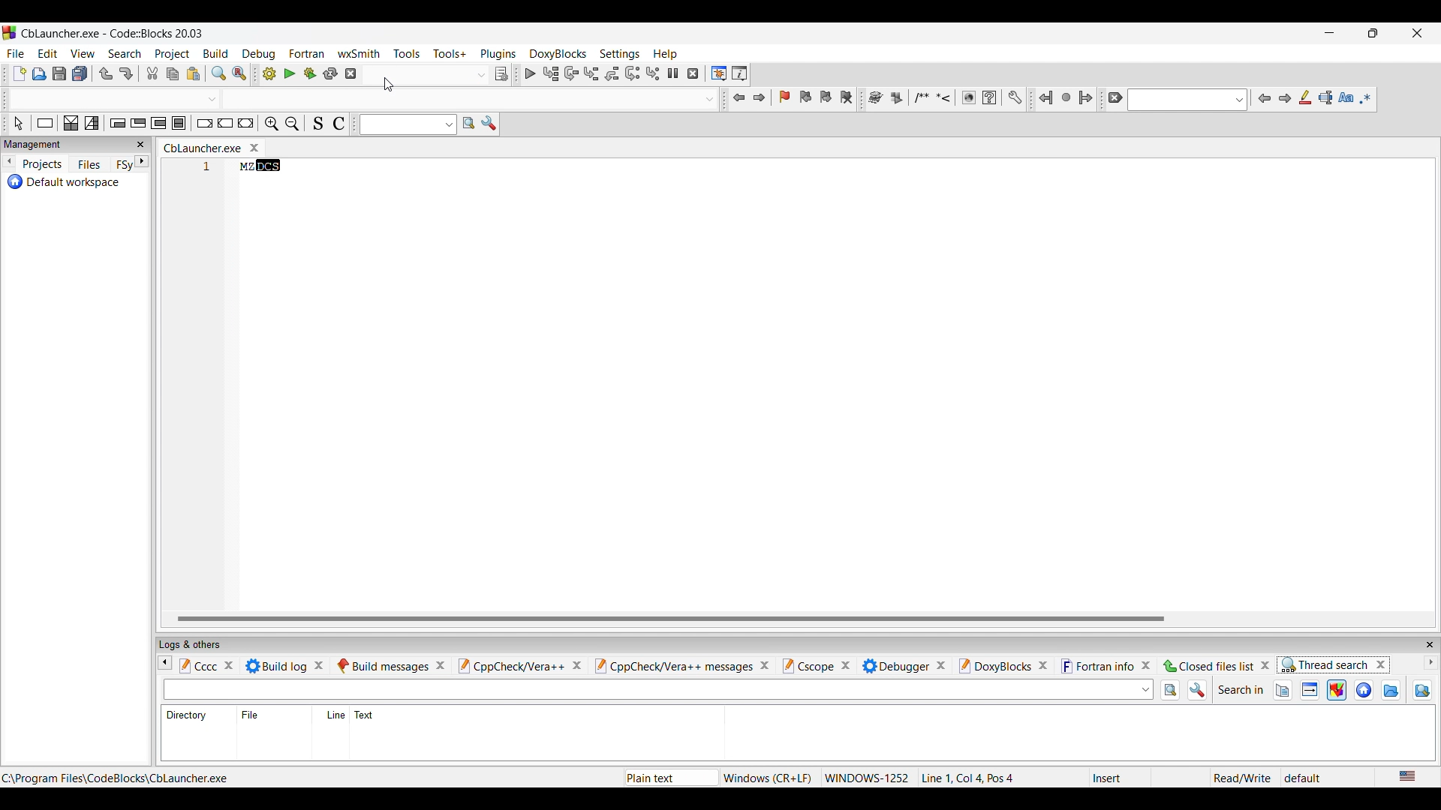  I want to click on New file, so click(20, 73).